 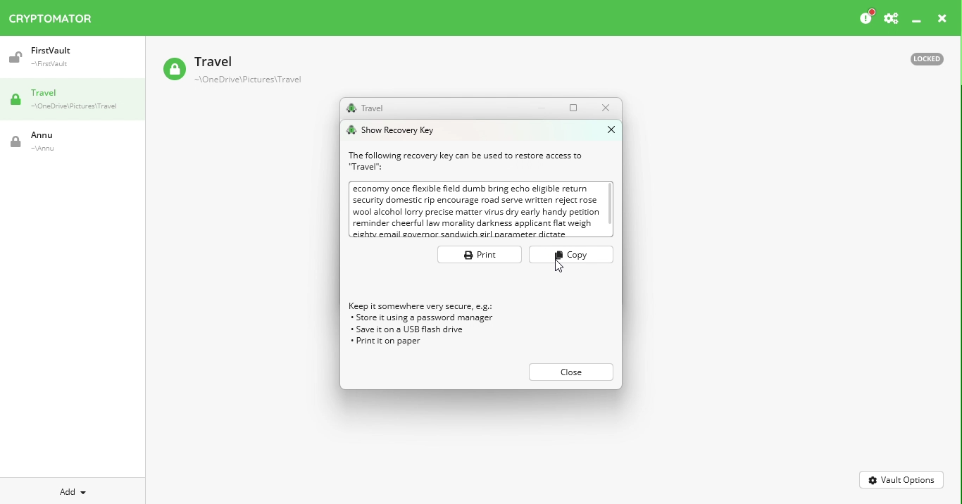 I want to click on Minimize, so click(x=545, y=108).